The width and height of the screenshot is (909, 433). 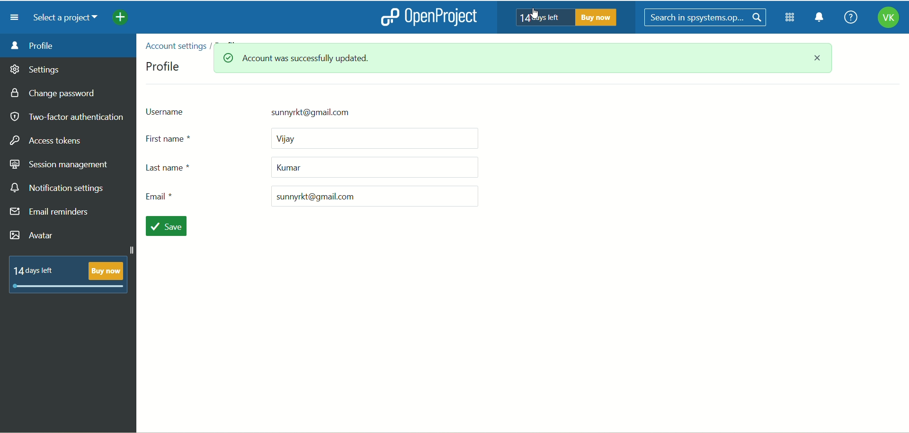 I want to click on cursor, so click(x=538, y=13).